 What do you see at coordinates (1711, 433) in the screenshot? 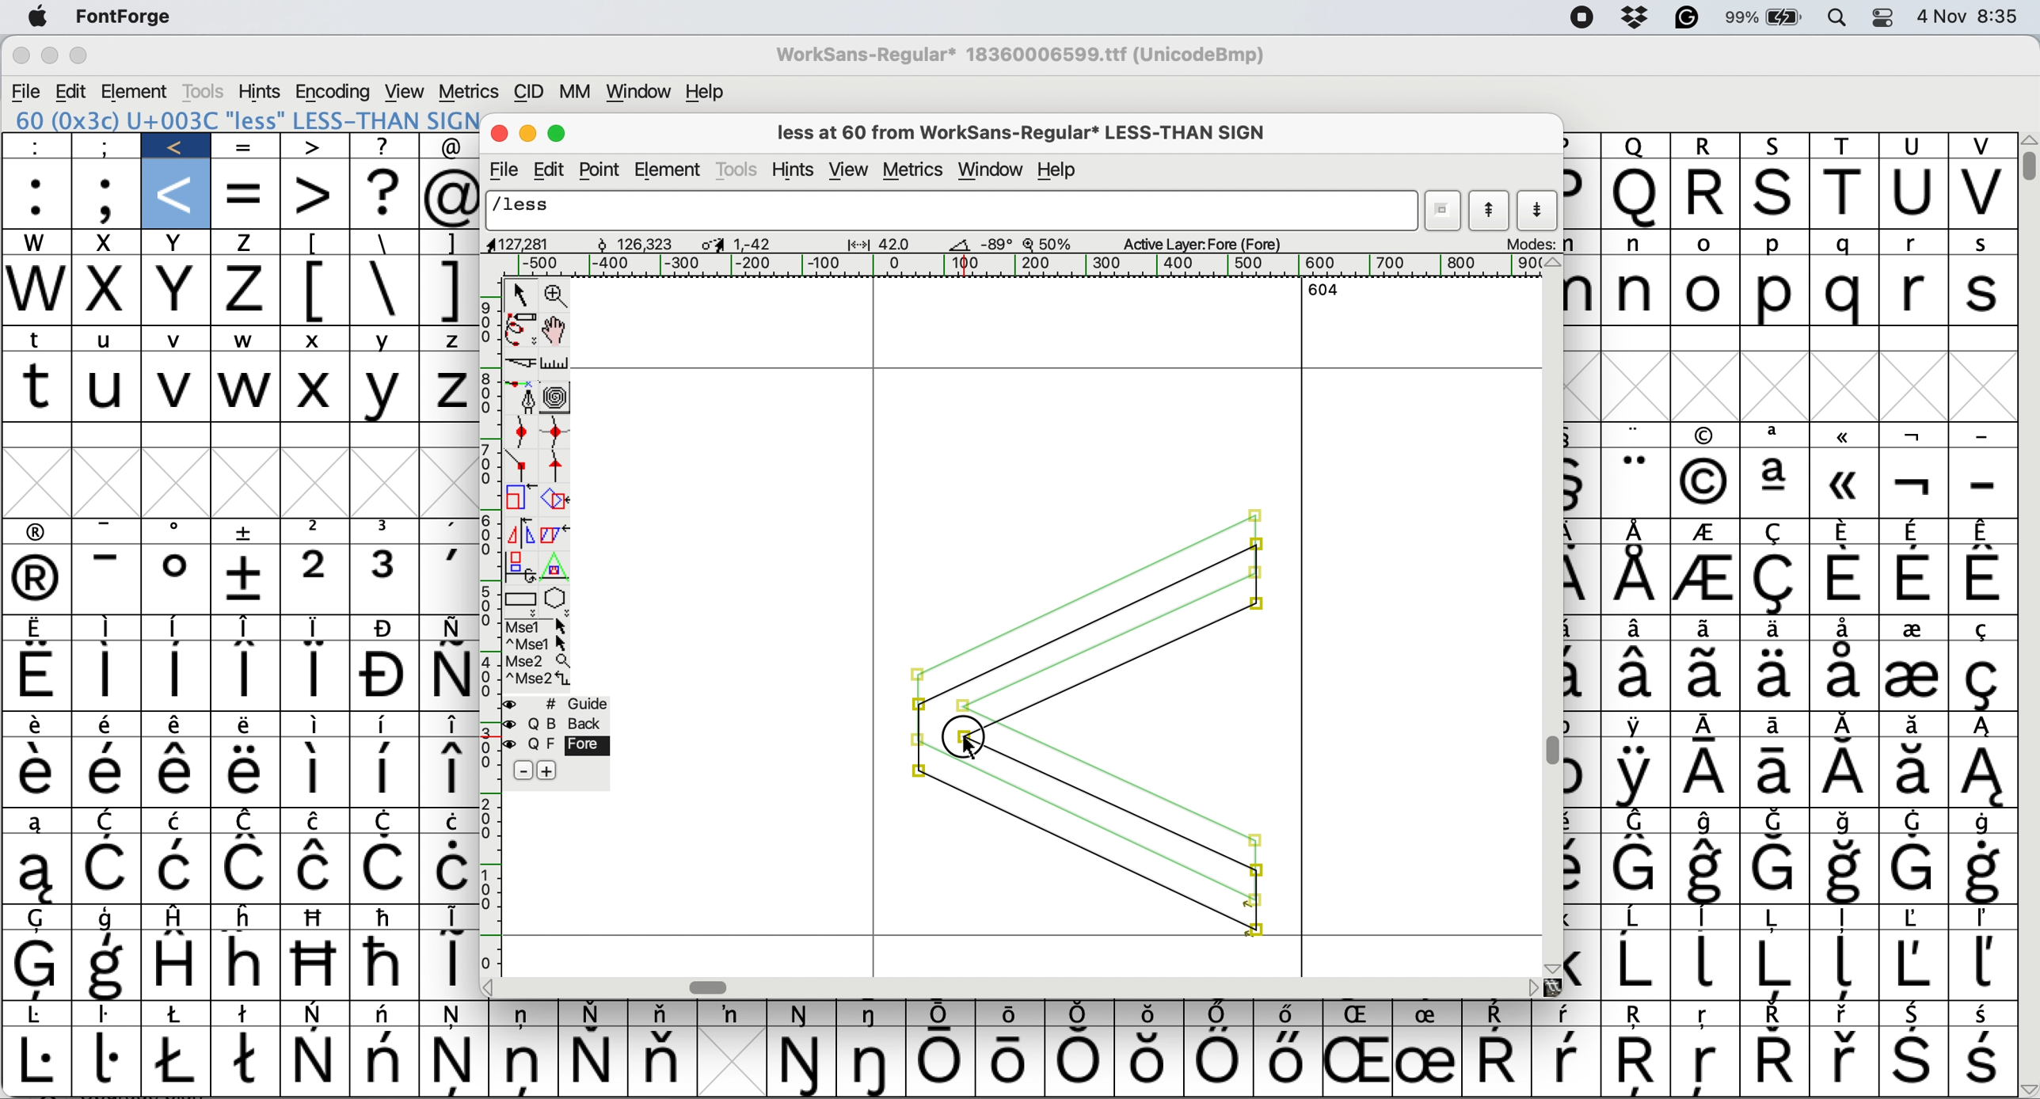
I see `Symbol` at bounding box center [1711, 433].